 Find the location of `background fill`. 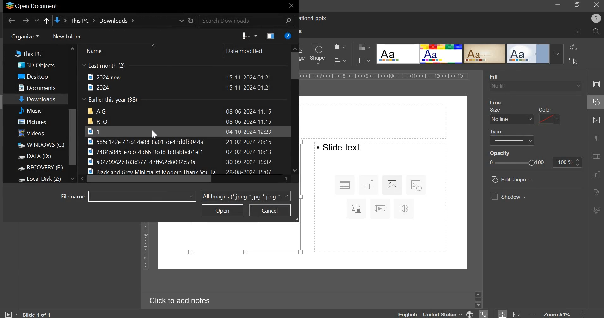

background fill is located at coordinates (535, 86).